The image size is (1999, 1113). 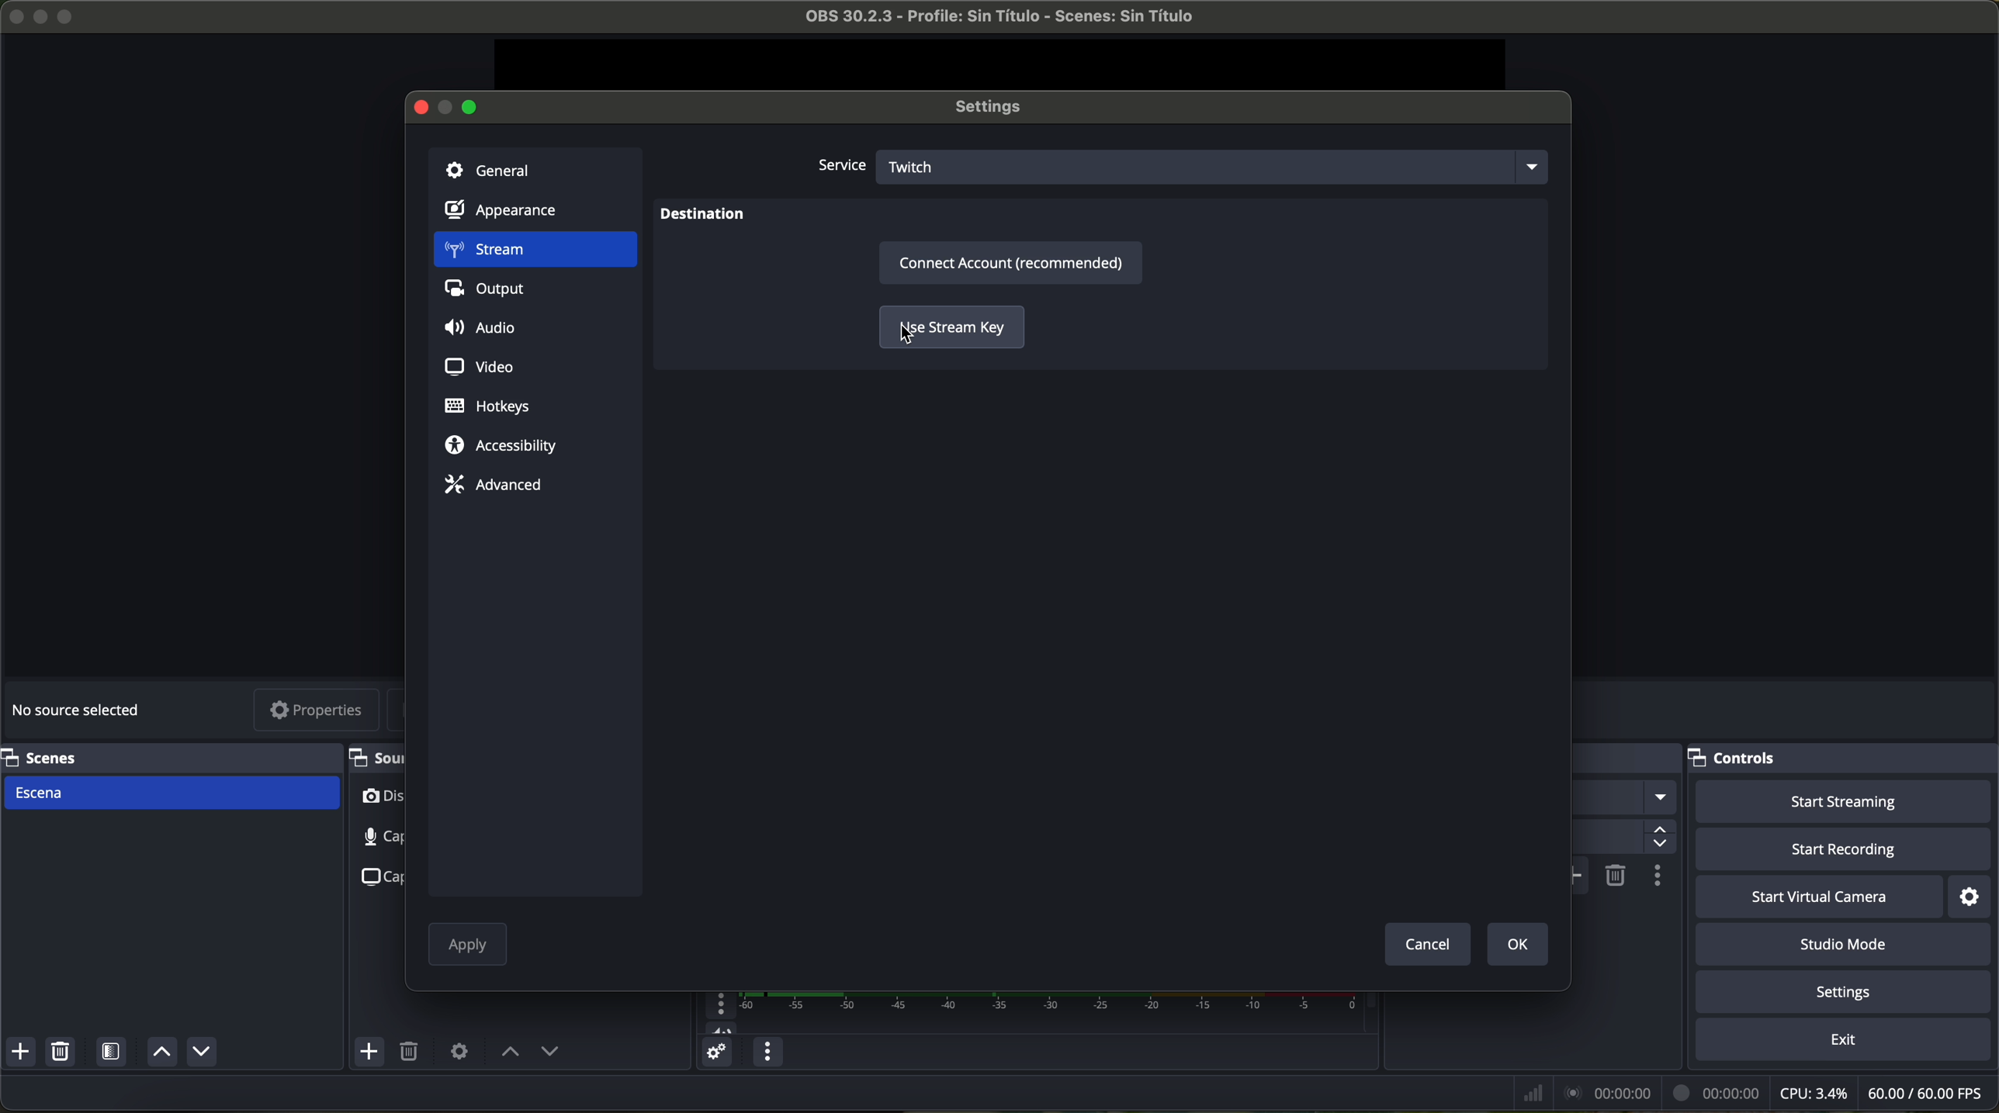 I want to click on general, so click(x=535, y=168).